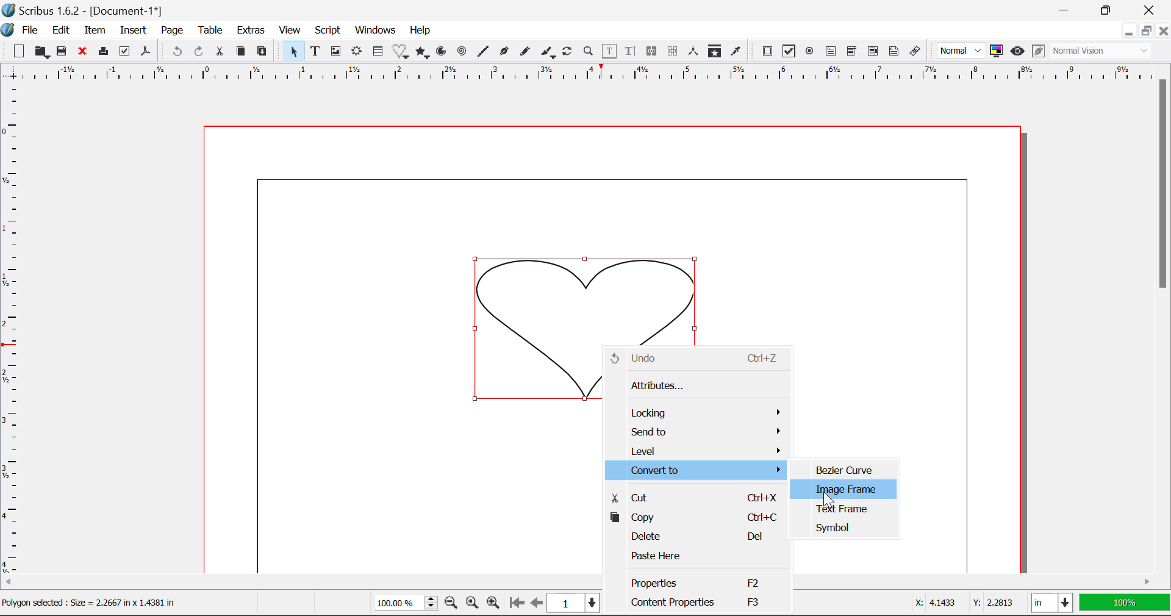 This screenshot has width=1171, height=616. Describe the element at coordinates (357, 52) in the screenshot. I see `Render Frame` at that location.